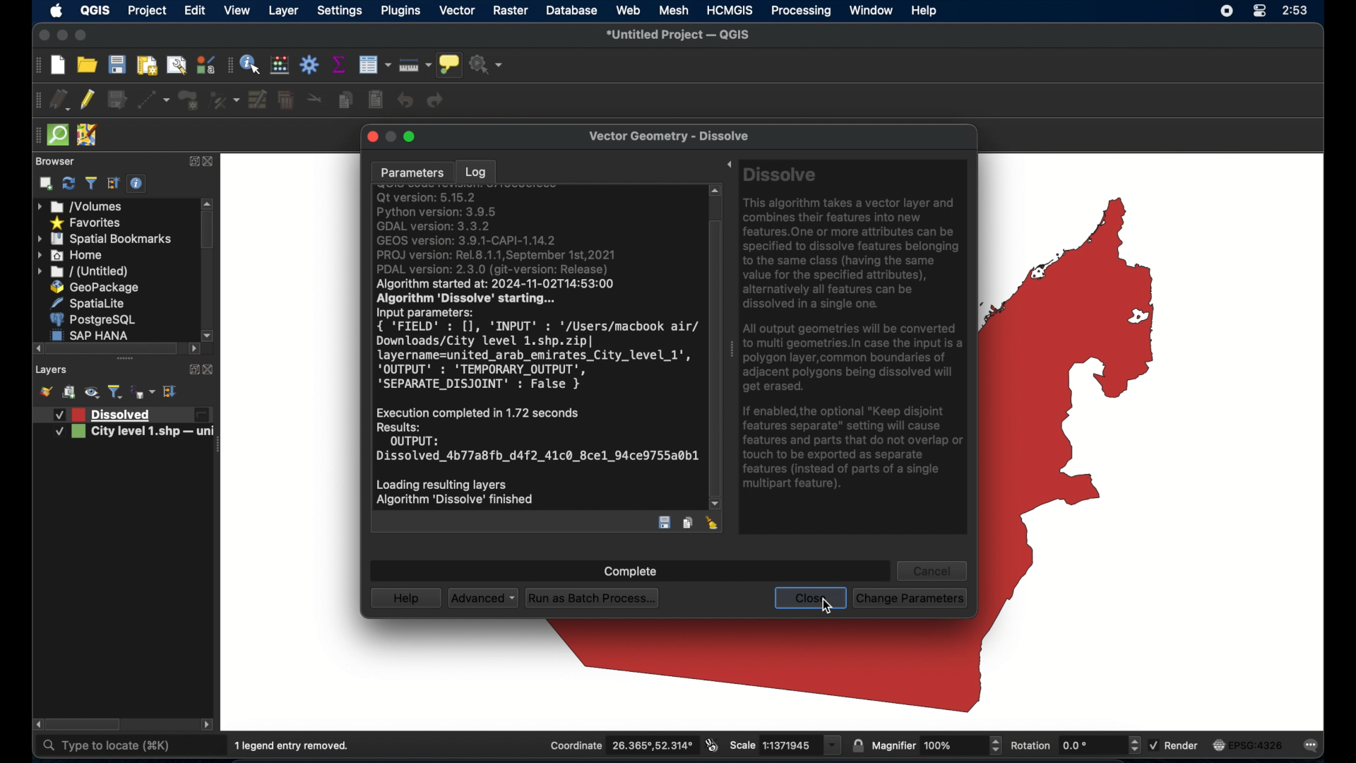 Image resolution: width=1356 pixels, height=763 pixels. Describe the element at coordinates (116, 392) in the screenshot. I see `filter legend` at that location.